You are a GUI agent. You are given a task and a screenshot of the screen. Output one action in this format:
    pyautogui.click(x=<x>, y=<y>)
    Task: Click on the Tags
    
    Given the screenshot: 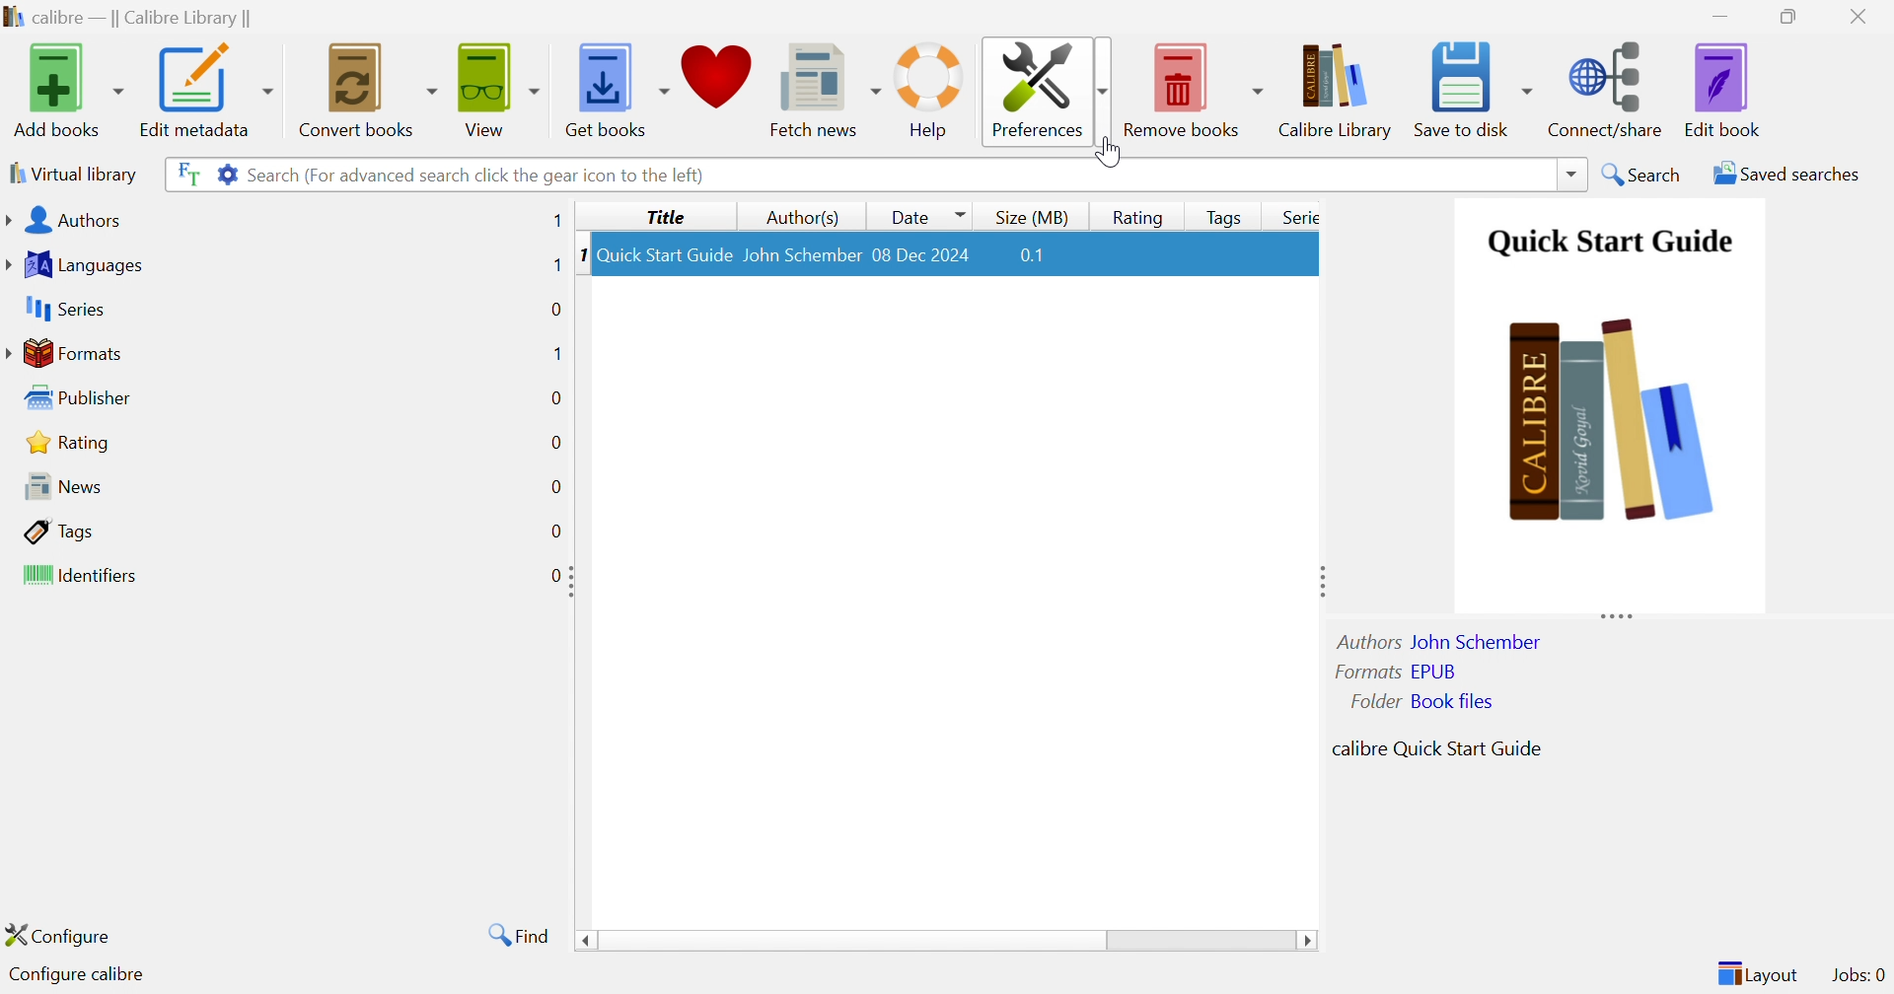 What is the action you would take?
    pyautogui.click(x=1222, y=217)
    